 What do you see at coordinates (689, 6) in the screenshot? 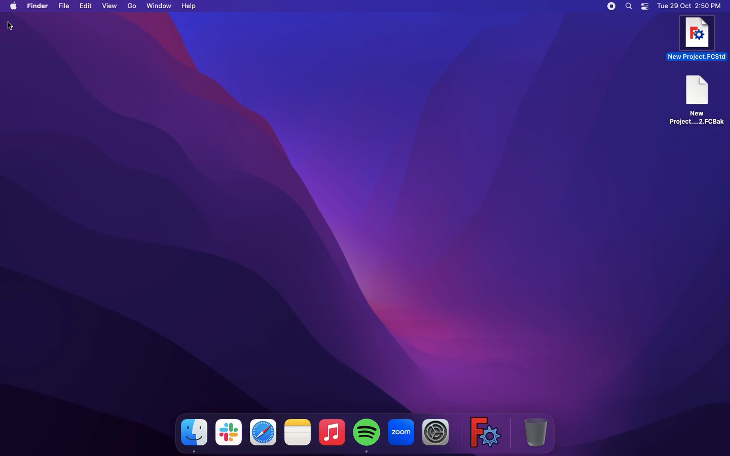
I see `Tue 29 Oct 2:50 PM` at bounding box center [689, 6].